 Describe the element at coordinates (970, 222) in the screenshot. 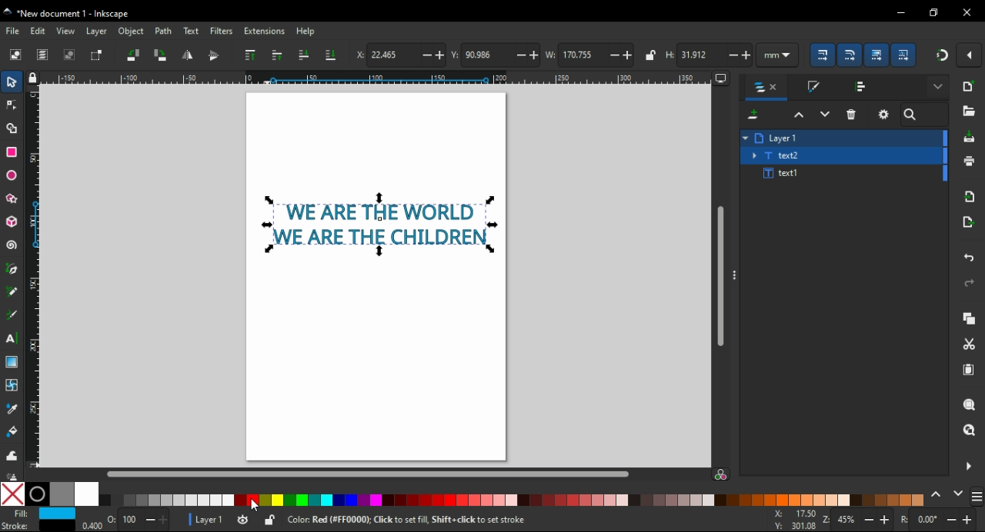

I see `open export` at that location.